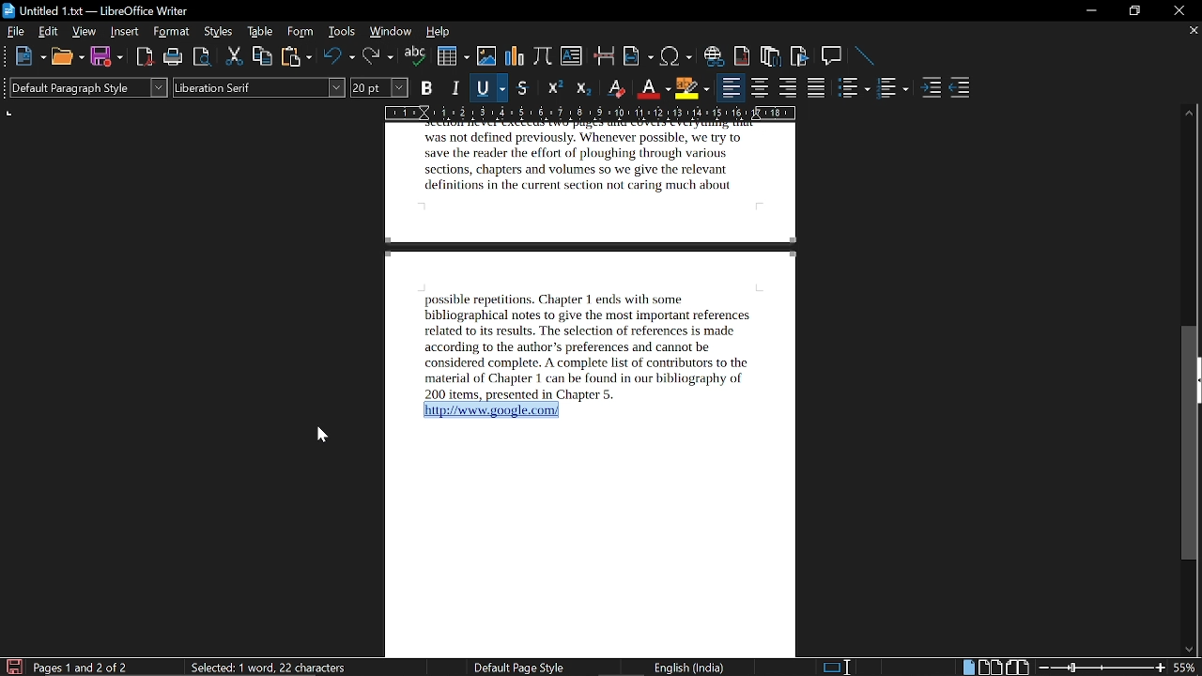 This screenshot has width=1202, height=676. I want to click on minimize, so click(1091, 11).